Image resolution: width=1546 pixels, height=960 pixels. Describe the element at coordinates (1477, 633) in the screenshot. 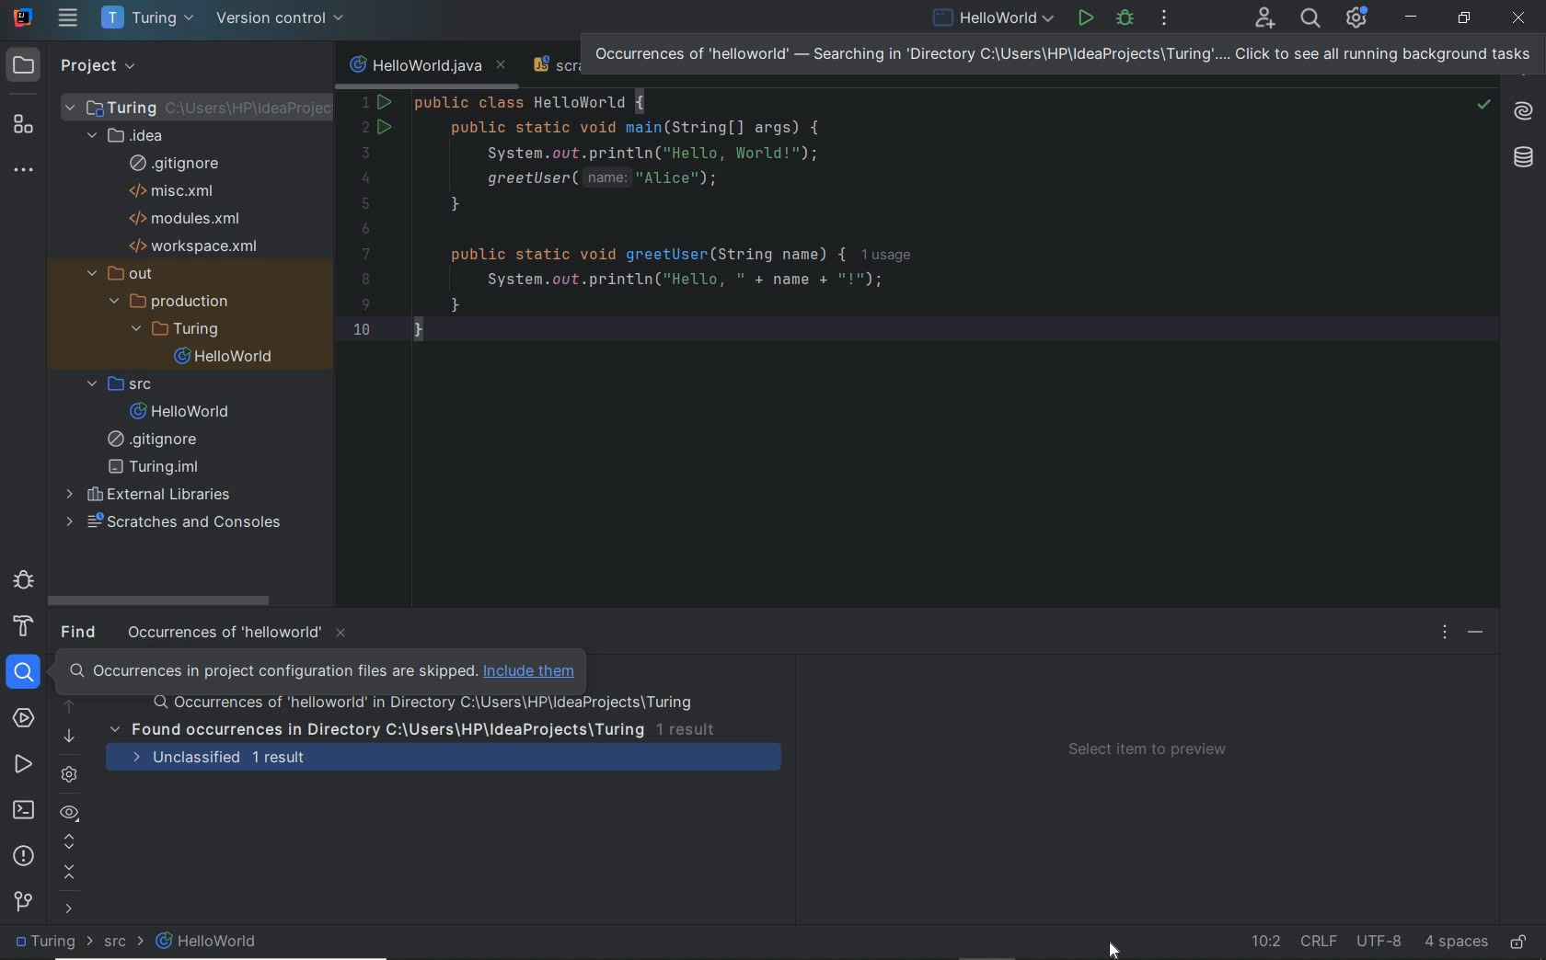

I see `hide` at that location.